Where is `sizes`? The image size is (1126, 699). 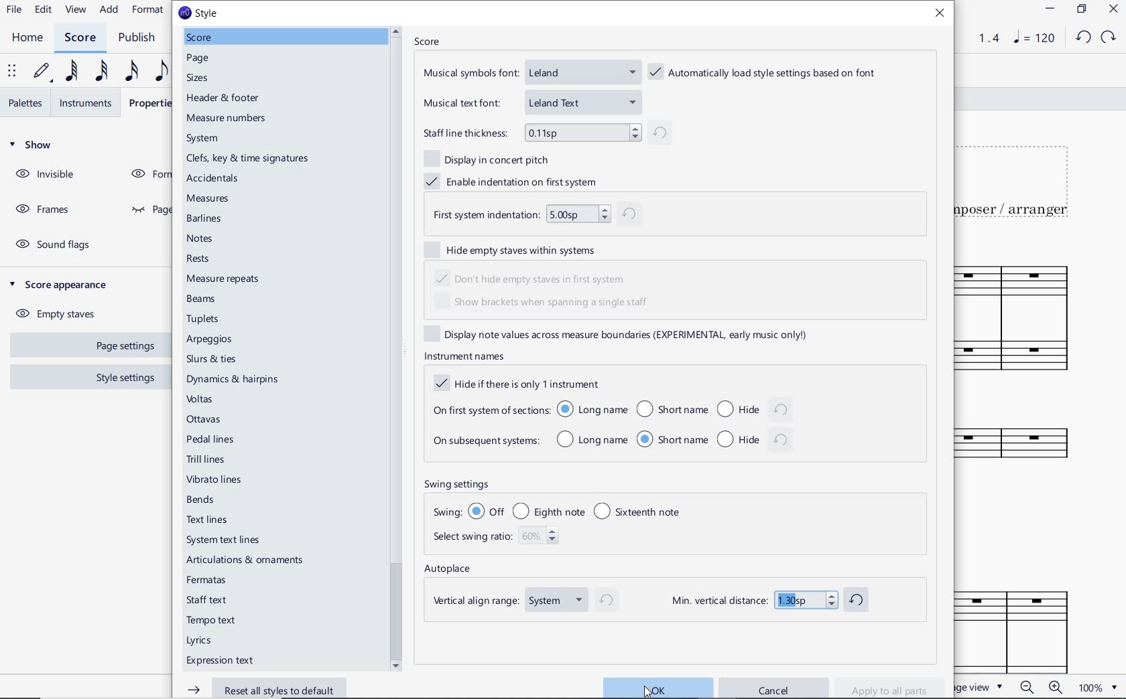 sizes is located at coordinates (195, 79).